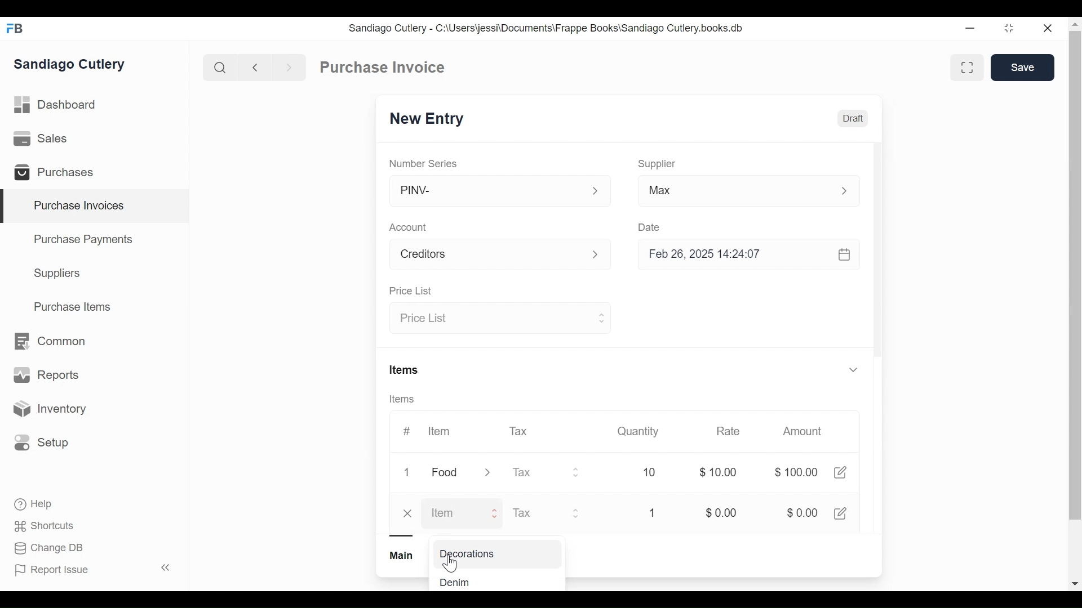  What do you see at coordinates (654, 513) in the screenshot?
I see `1` at bounding box center [654, 513].